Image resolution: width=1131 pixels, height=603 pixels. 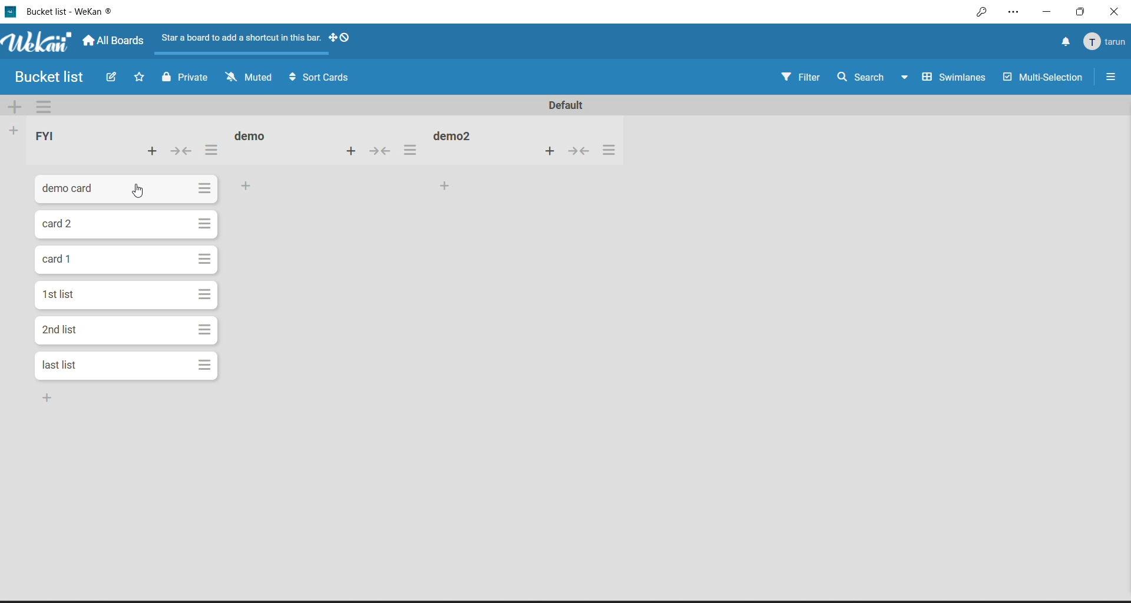 What do you see at coordinates (862, 79) in the screenshot?
I see `search` at bounding box center [862, 79].